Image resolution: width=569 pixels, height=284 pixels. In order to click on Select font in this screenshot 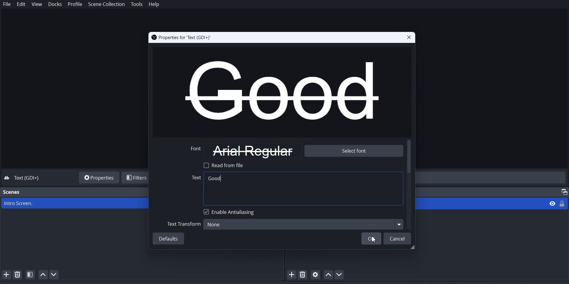, I will do `click(353, 151)`.